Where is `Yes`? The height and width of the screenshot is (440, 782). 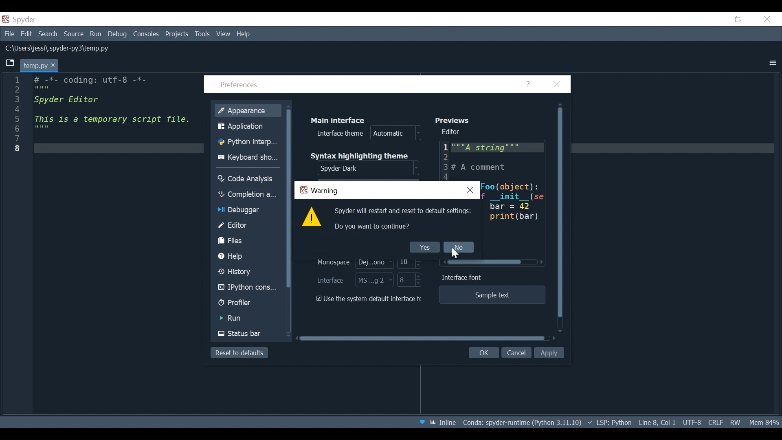 Yes is located at coordinates (424, 247).